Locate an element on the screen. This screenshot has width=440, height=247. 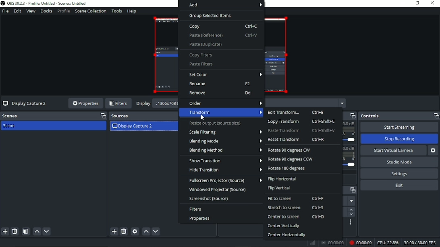
Move source(s) up is located at coordinates (146, 231).